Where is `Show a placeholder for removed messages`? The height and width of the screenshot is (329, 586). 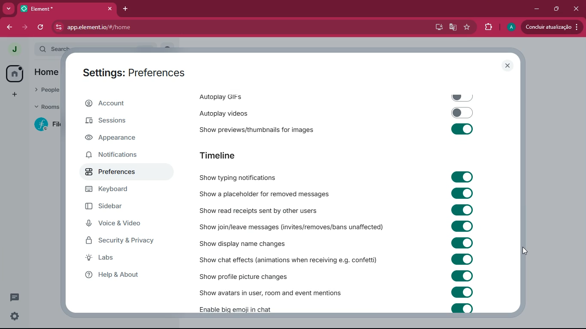 Show a placeholder for removed messages is located at coordinates (338, 194).